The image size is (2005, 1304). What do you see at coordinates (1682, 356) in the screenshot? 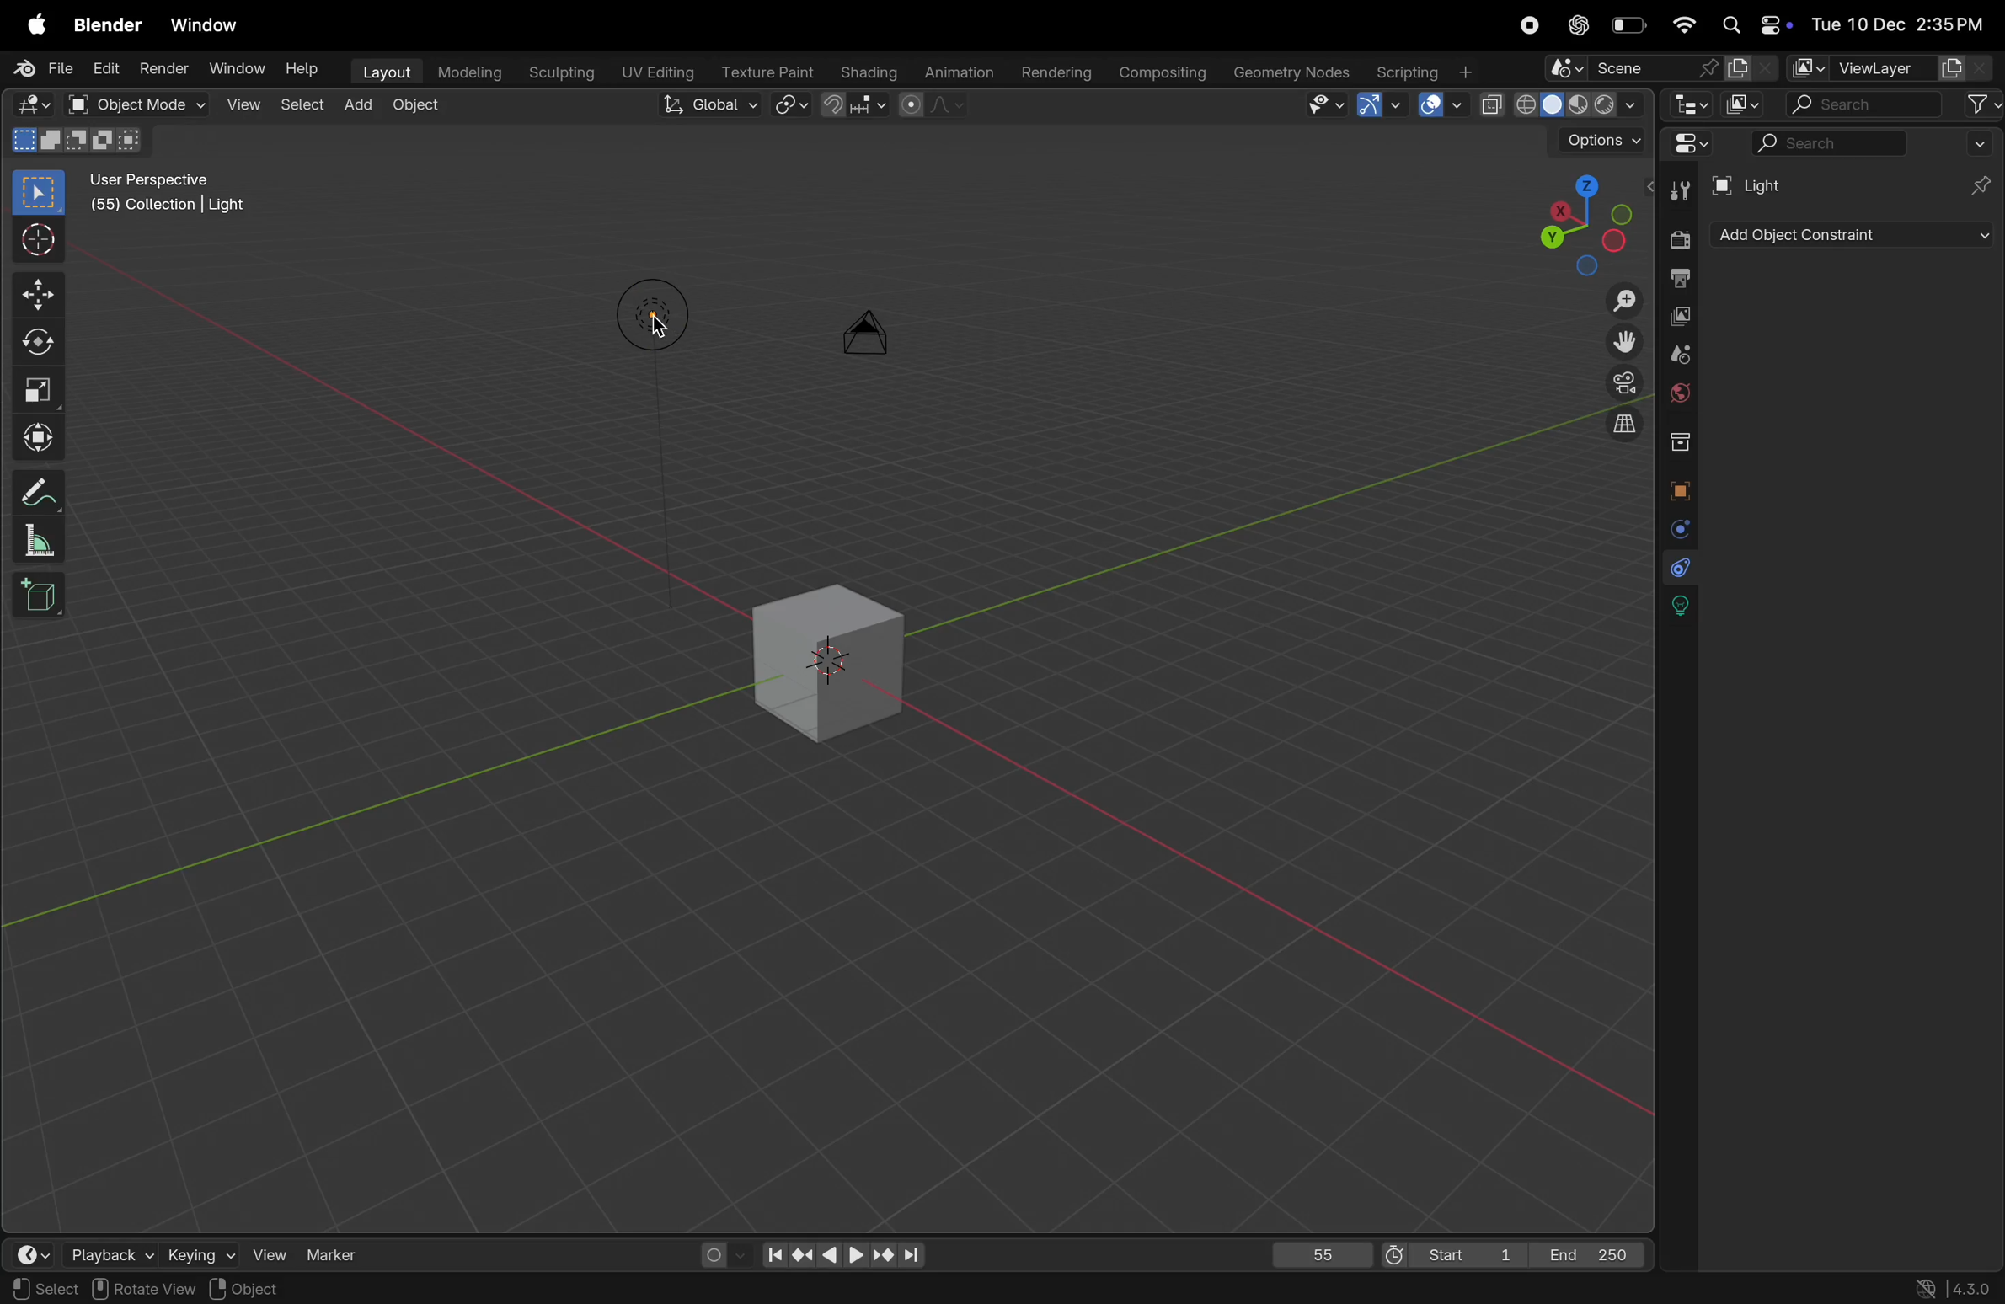
I see `scene` at bounding box center [1682, 356].